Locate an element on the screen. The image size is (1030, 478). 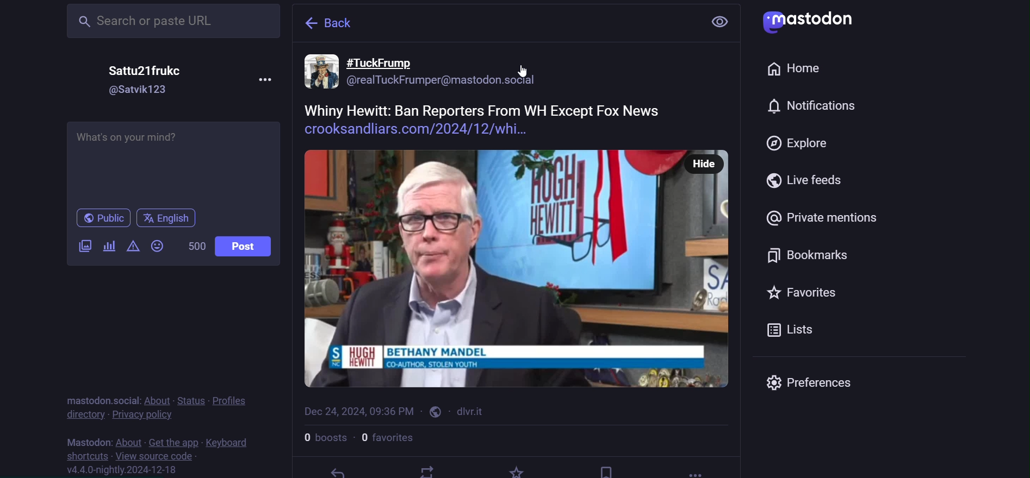
view is located at coordinates (722, 22).